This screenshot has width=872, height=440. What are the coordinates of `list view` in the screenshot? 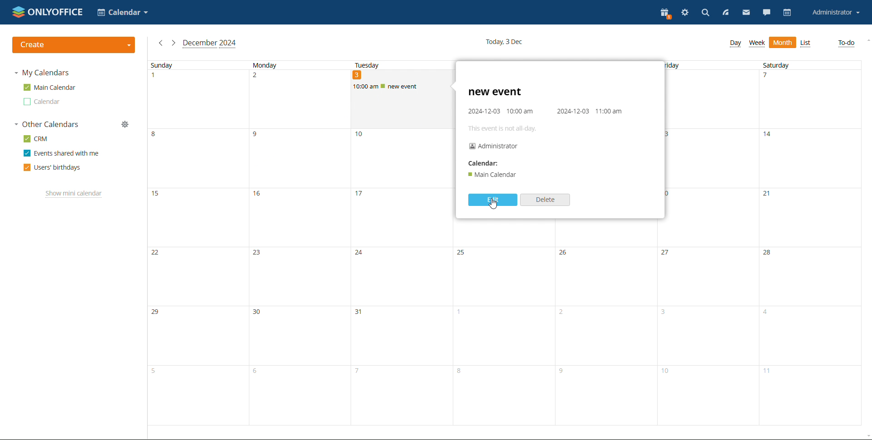 It's located at (805, 44).